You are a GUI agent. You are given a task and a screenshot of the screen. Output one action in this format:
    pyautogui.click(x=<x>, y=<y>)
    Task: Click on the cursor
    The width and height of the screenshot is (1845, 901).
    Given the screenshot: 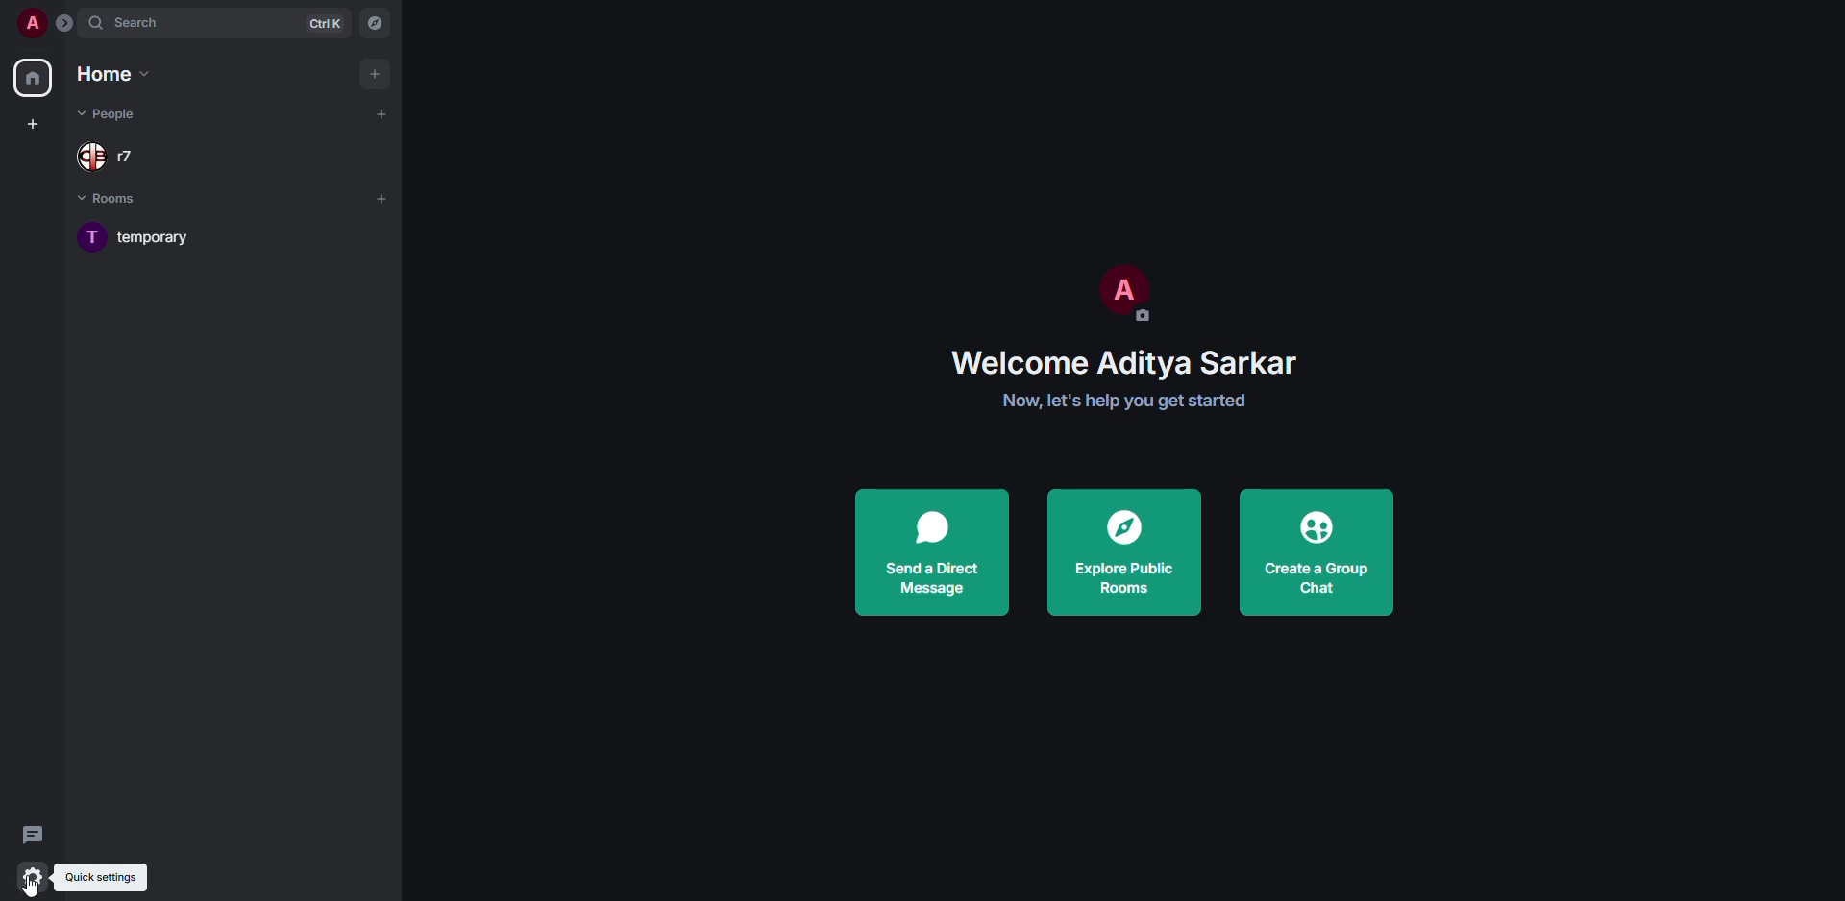 What is the action you would take?
    pyautogui.click(x=37, y=887)
    